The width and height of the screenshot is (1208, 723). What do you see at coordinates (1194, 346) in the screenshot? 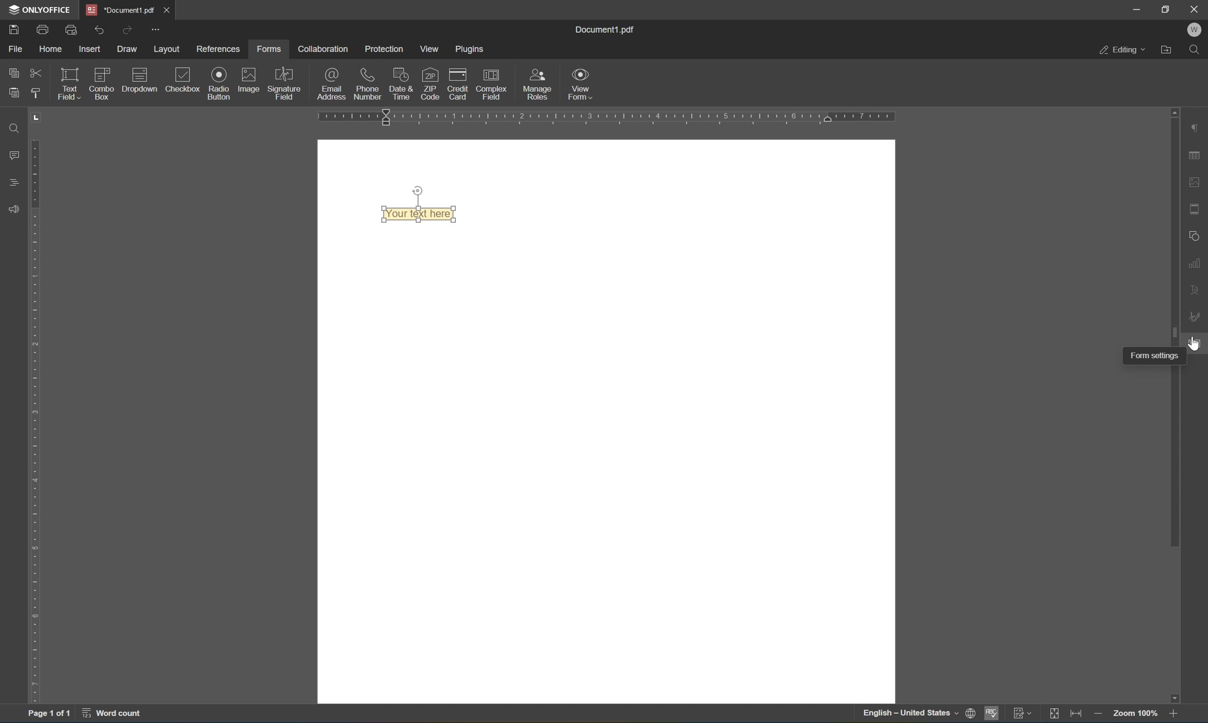
I see `cursor` at bounding box center [1194, 346].